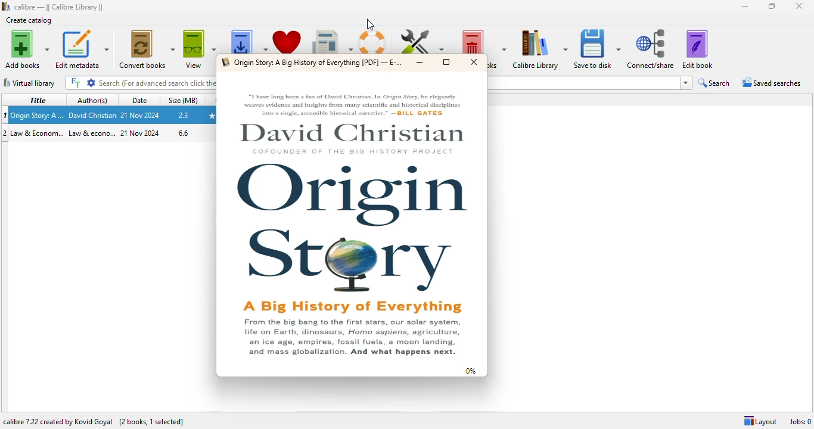 The width and height of the screenshot is (814, 429). What do you see at coordinates (352, 152) in the screenshot?
I see `cofounder of the big history project` at bounding box center [352, 152].